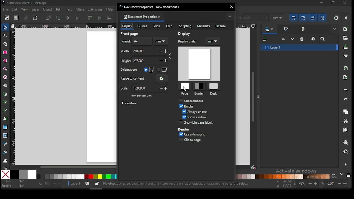 Image resolution: width=354 pixels, height=199 pixels. I want to click on clip to page, so click(192, 140).